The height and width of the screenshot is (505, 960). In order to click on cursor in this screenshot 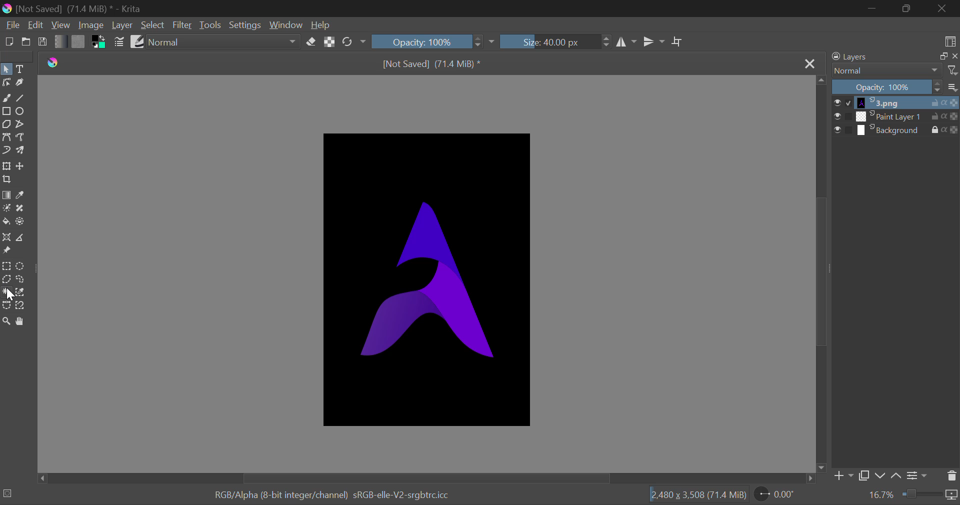, I will do `click(11, 296)`.